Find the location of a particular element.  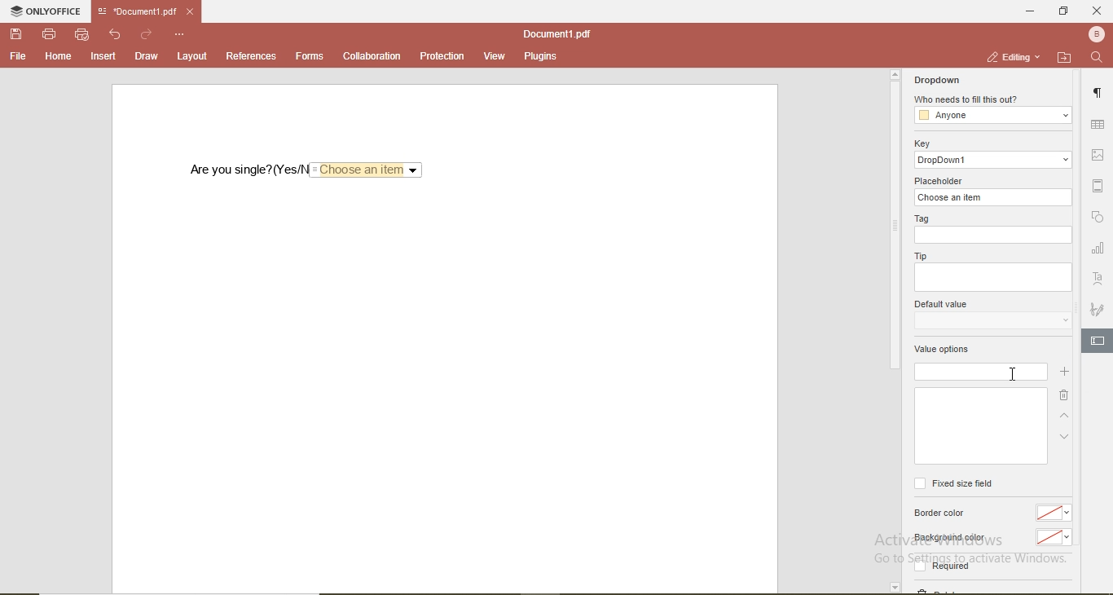

value options is located at coordinates (950, 350).